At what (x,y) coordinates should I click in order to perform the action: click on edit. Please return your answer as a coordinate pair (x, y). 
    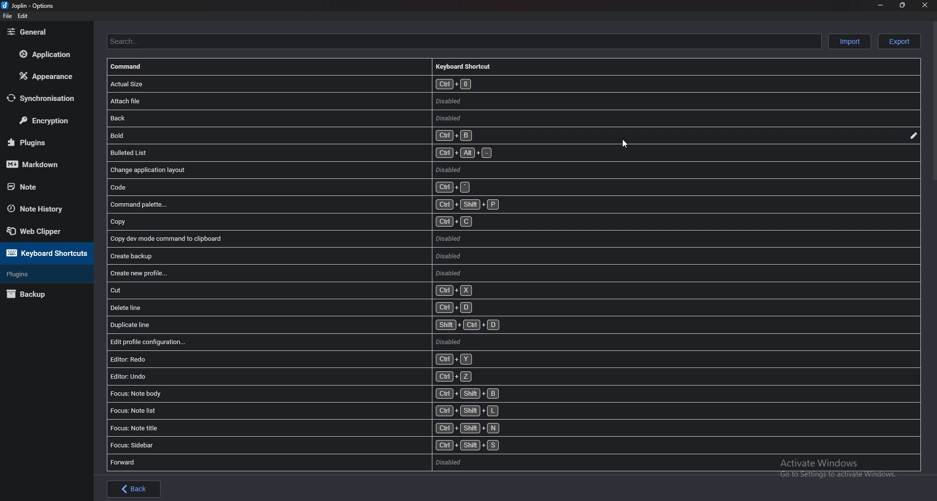
    Looking at the image, I should click on (22, 16).